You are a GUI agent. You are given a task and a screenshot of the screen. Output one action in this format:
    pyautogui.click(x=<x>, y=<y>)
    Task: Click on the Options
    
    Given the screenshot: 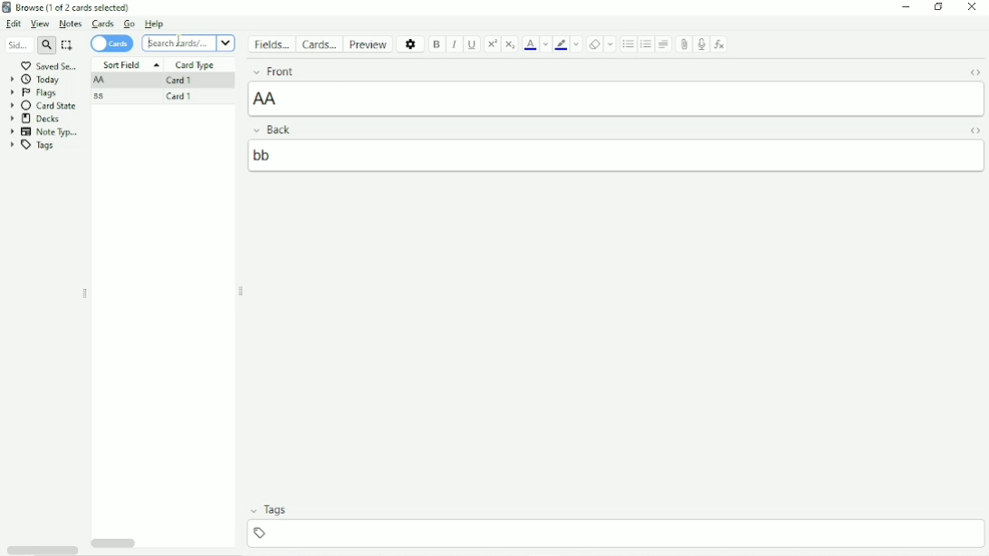 What is the action you would take?
    pyautogui.click(x=411, y=43)
    